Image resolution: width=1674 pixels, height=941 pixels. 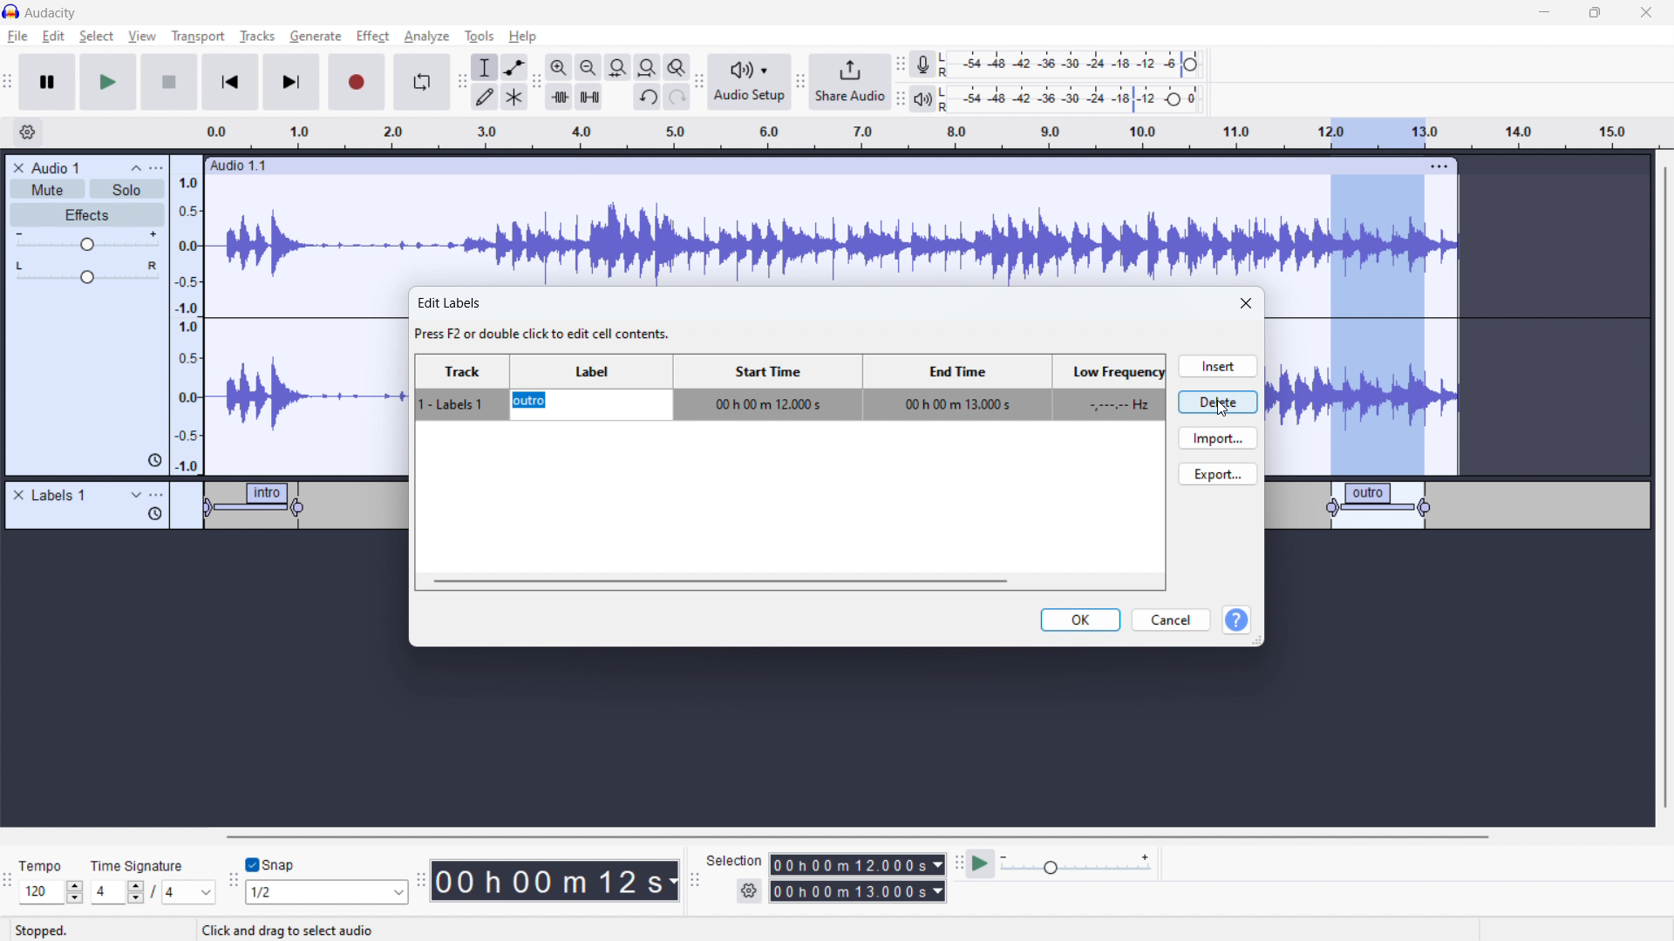 What do you see at coordinates (27, 133) in the screenshot?
I see `timeline settings` at bounding box center [27, 133].